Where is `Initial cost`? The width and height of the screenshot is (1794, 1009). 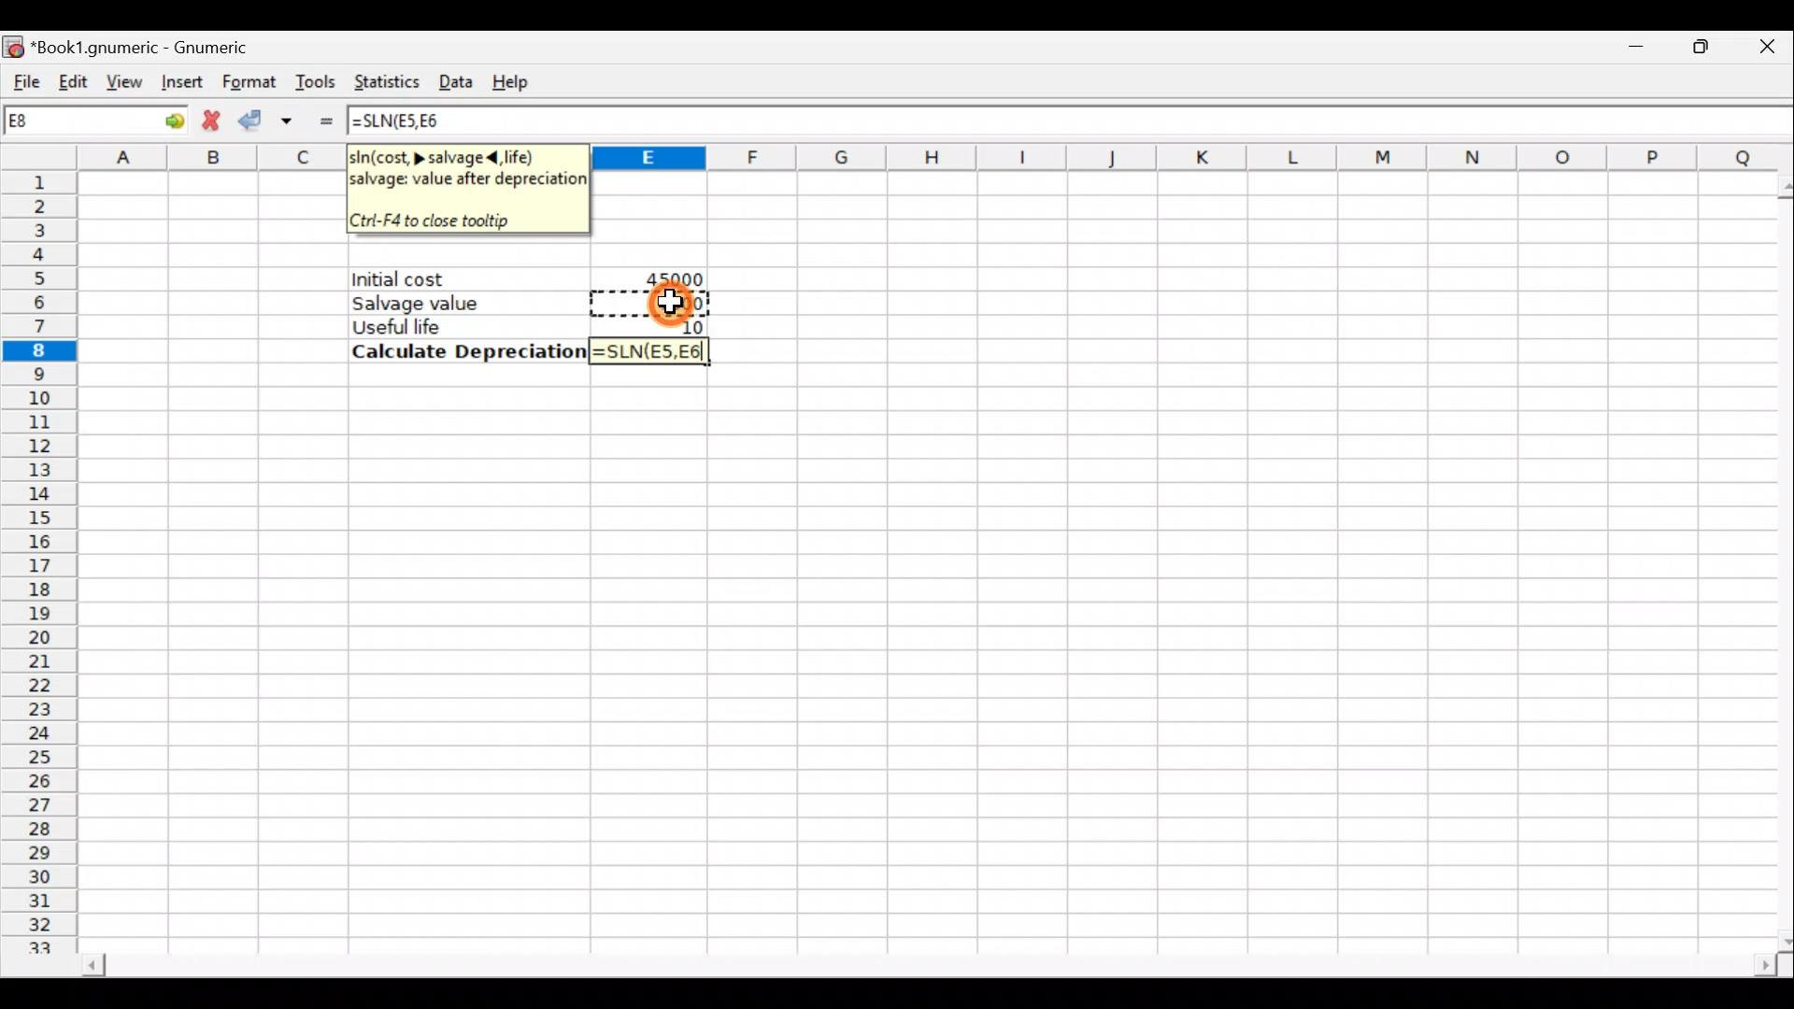 Initial cost is located at coordinates (471, 279).